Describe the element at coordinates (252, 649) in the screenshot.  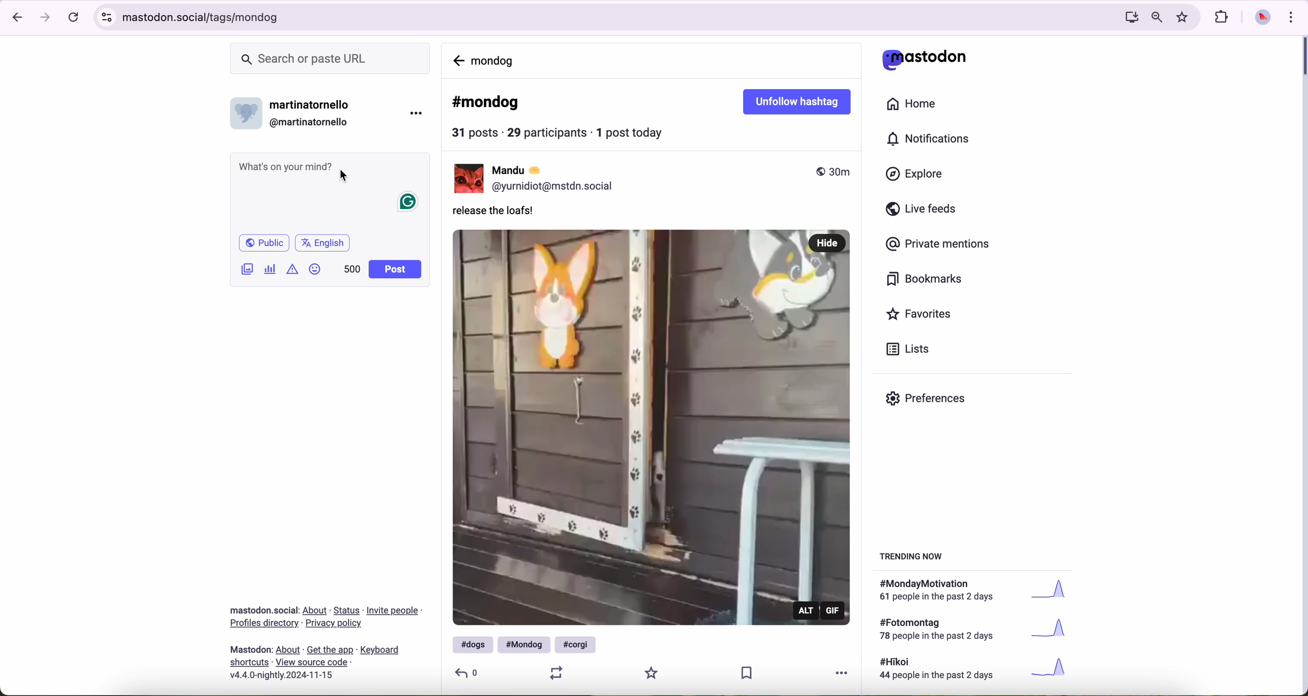
I see `mastodon` at that location.